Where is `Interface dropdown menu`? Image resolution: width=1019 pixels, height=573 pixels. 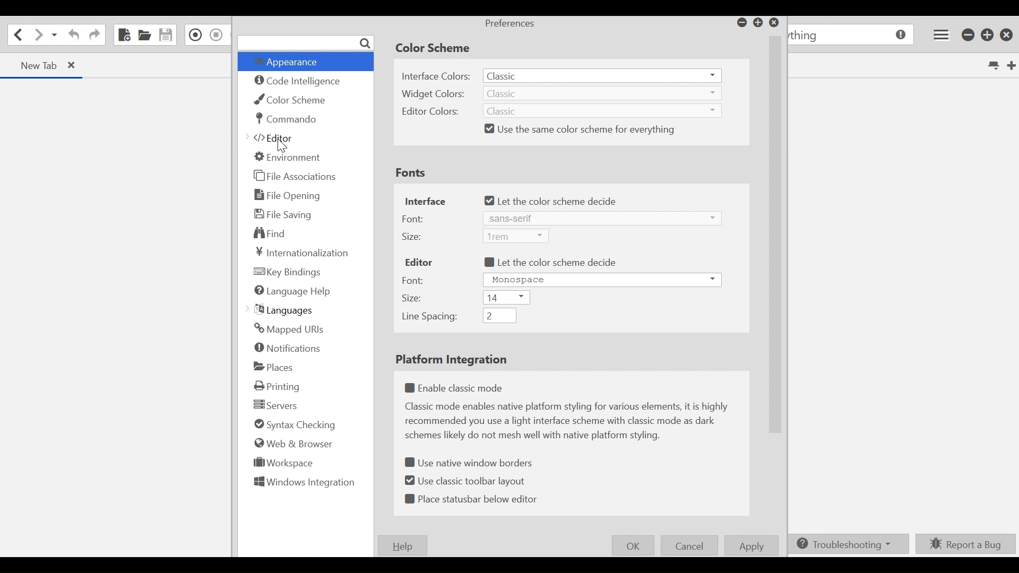 Interface dropdown menu is located at coordinates (602, 93).